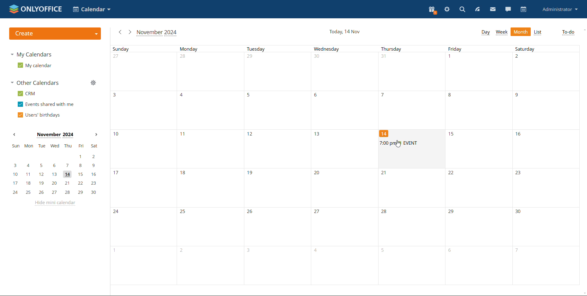 Image resolution: width=587 pixels, height=296 pixels. Describe the element at coordinates (451, 95) in the screenshot. I see `number` at that location.